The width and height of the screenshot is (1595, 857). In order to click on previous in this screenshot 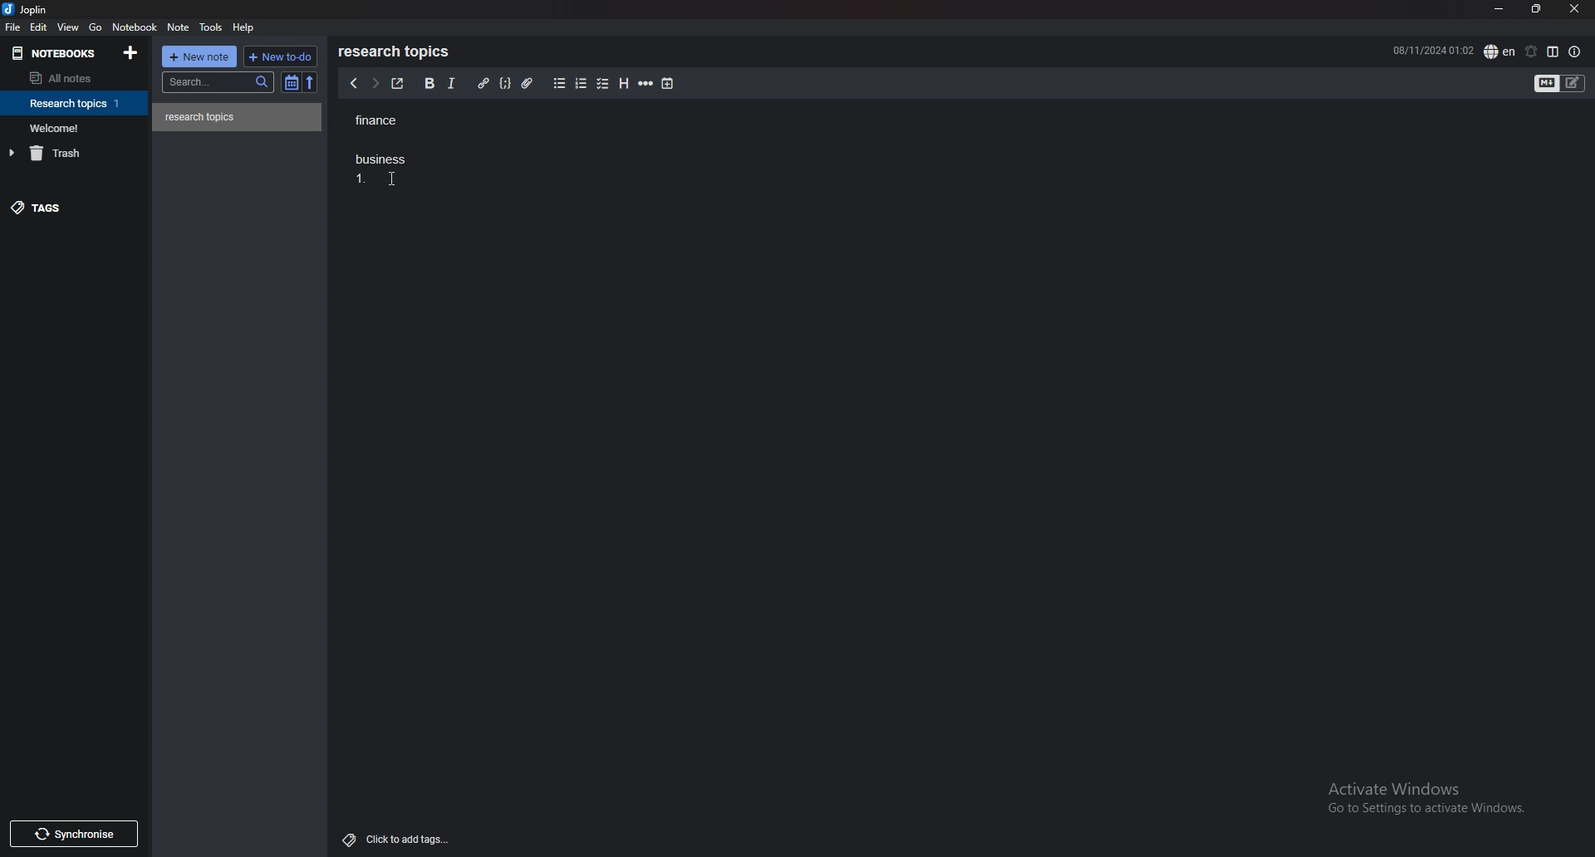, I will do `click(354, 85)`.